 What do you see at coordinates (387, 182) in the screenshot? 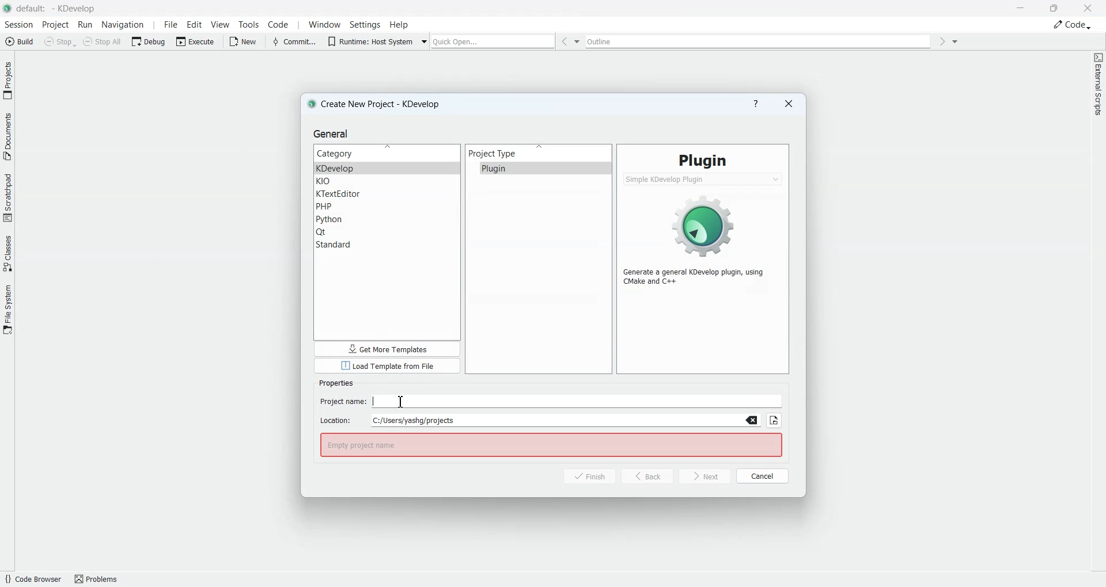
I see `KIO` at bounding box center [387, 182].